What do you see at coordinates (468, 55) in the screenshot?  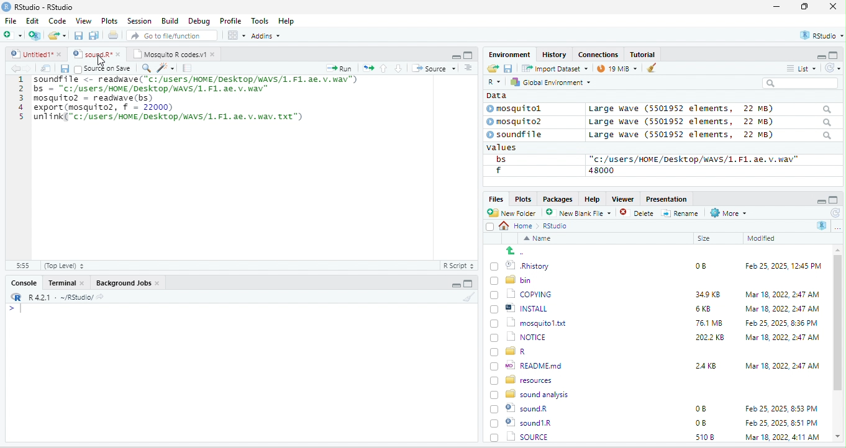 I see `maximize` at bounding box center [468, 55].